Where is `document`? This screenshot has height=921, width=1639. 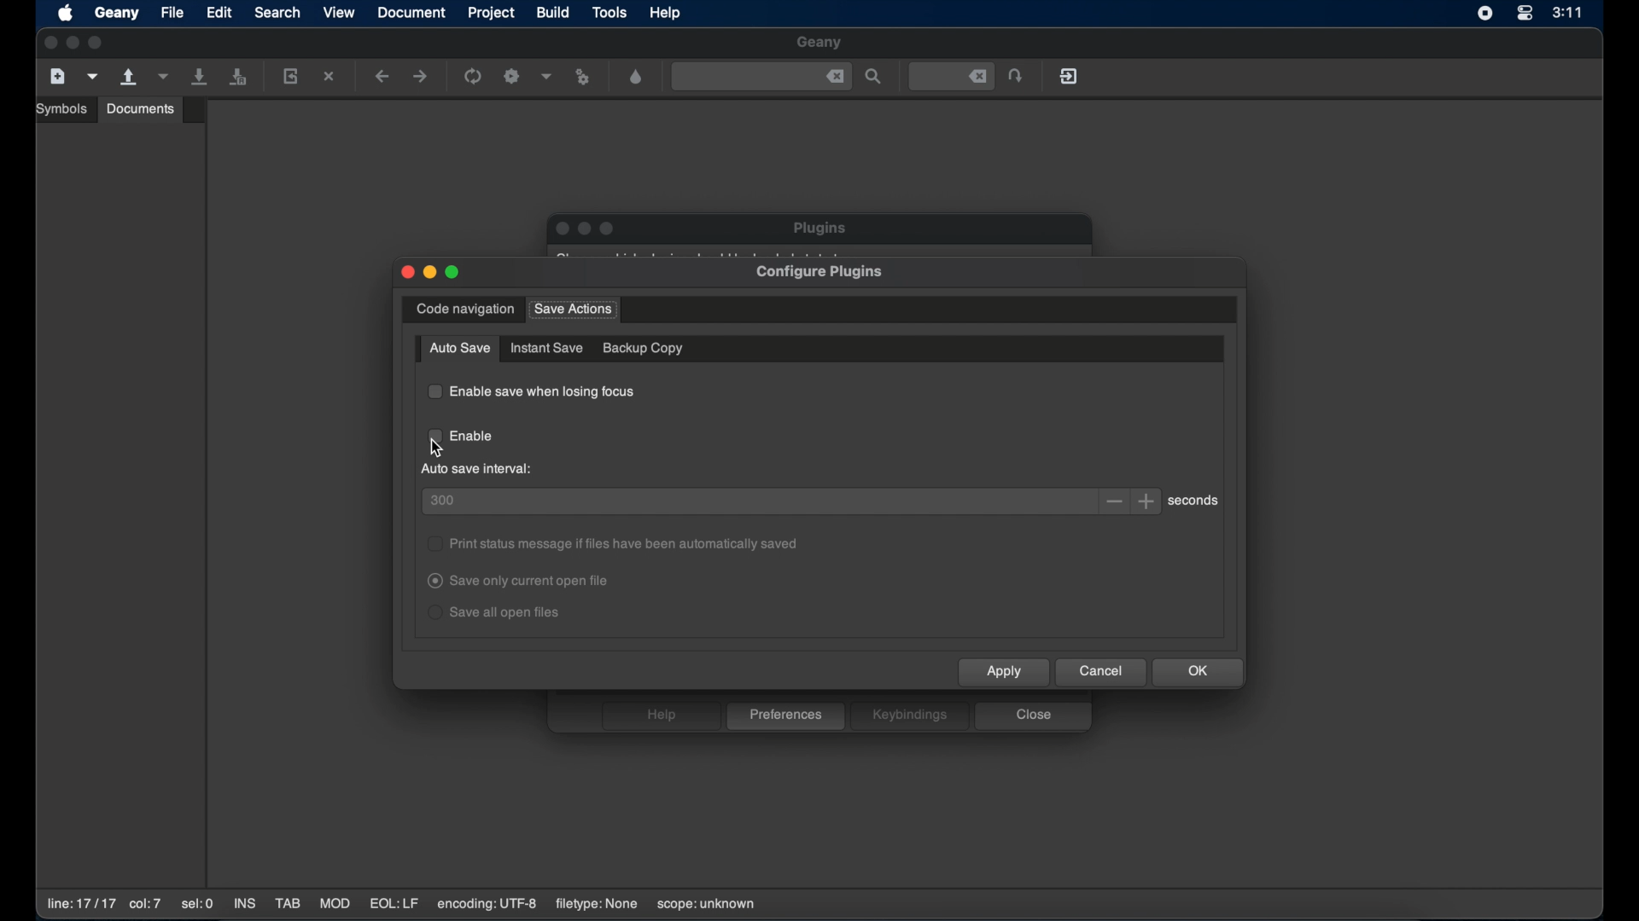
document is located at coordinates (412, 13).